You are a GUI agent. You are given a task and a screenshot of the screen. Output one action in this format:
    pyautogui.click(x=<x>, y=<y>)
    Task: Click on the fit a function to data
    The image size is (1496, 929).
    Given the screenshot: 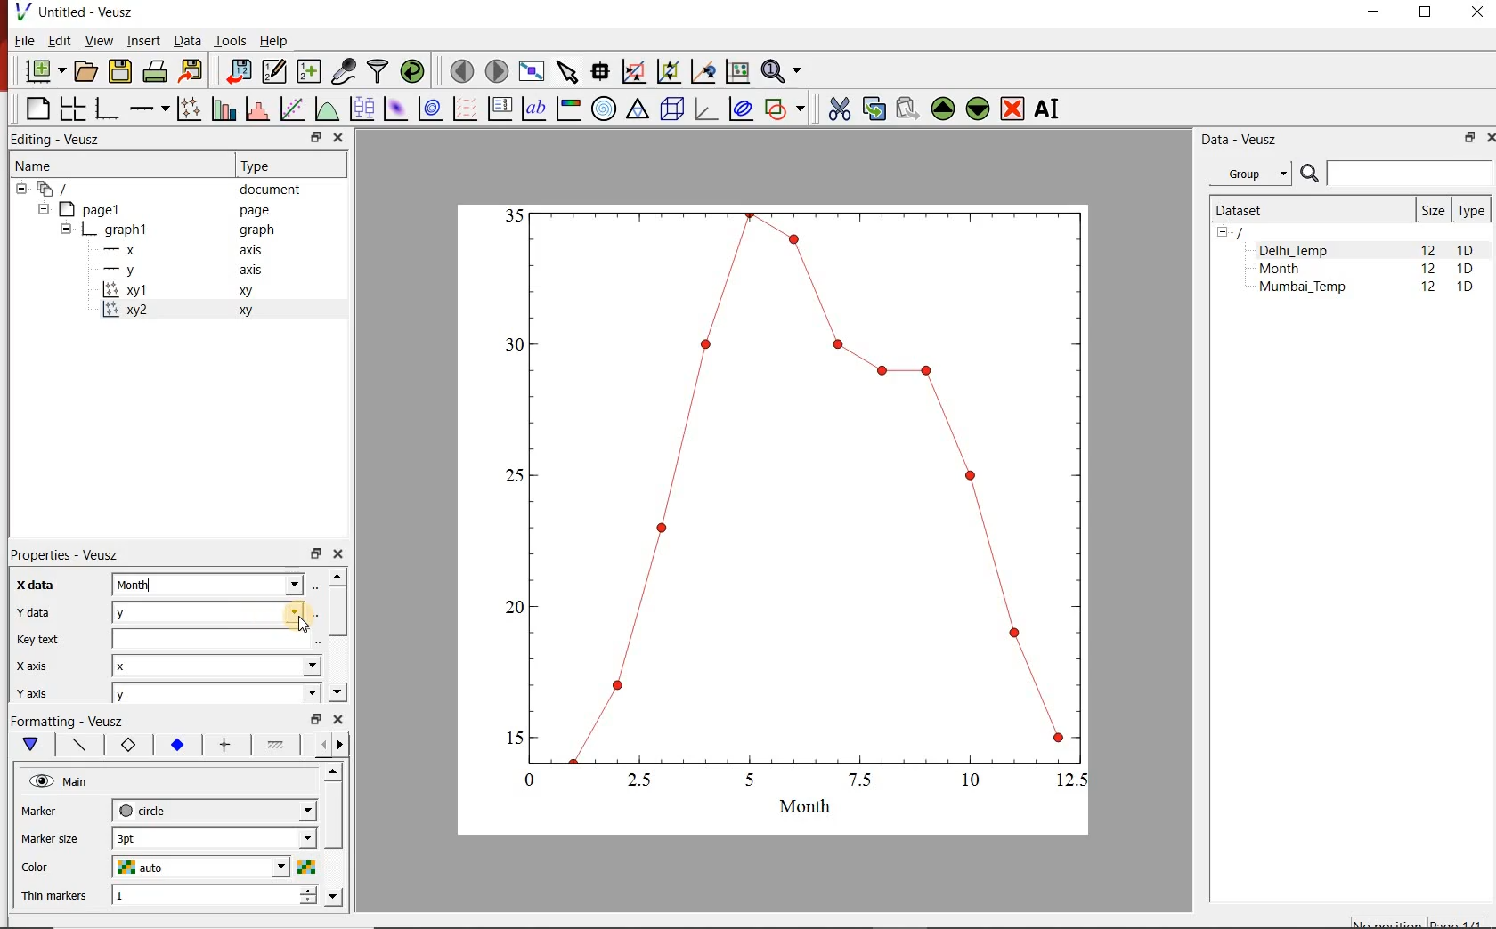 What is the action you would take?
    pyautogui.click(x=291, y=109)
    